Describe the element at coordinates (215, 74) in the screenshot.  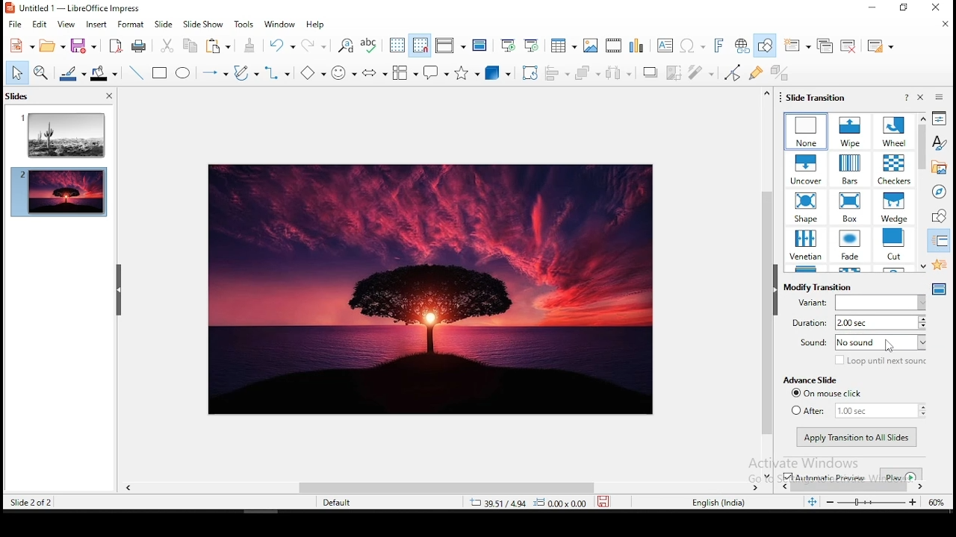
I see `lines and arrows` at that location.